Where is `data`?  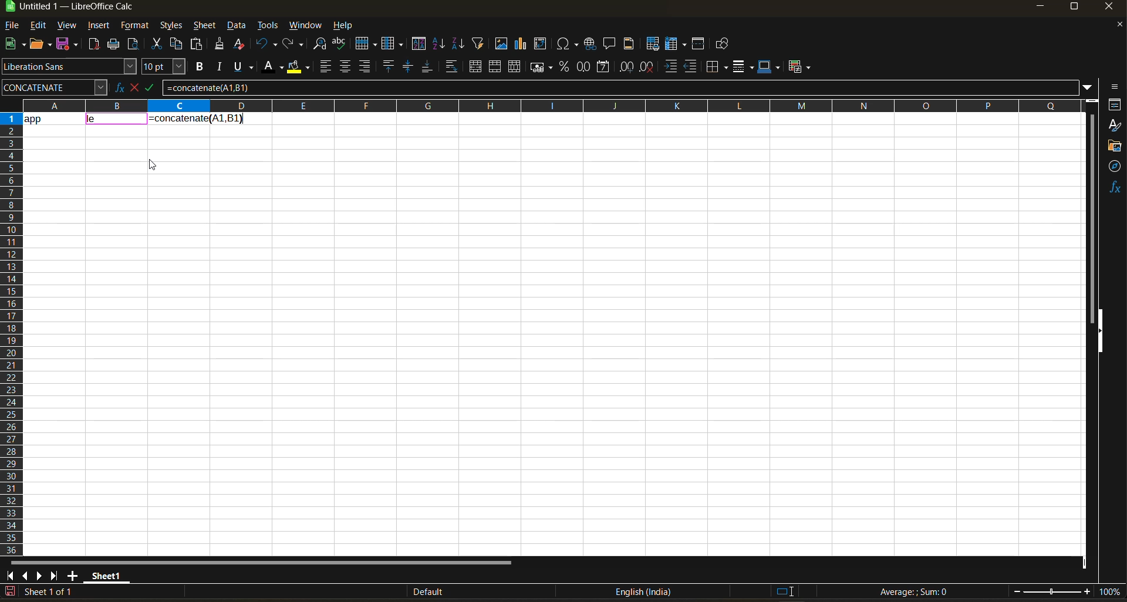 data is located at coordinates (238, 26).